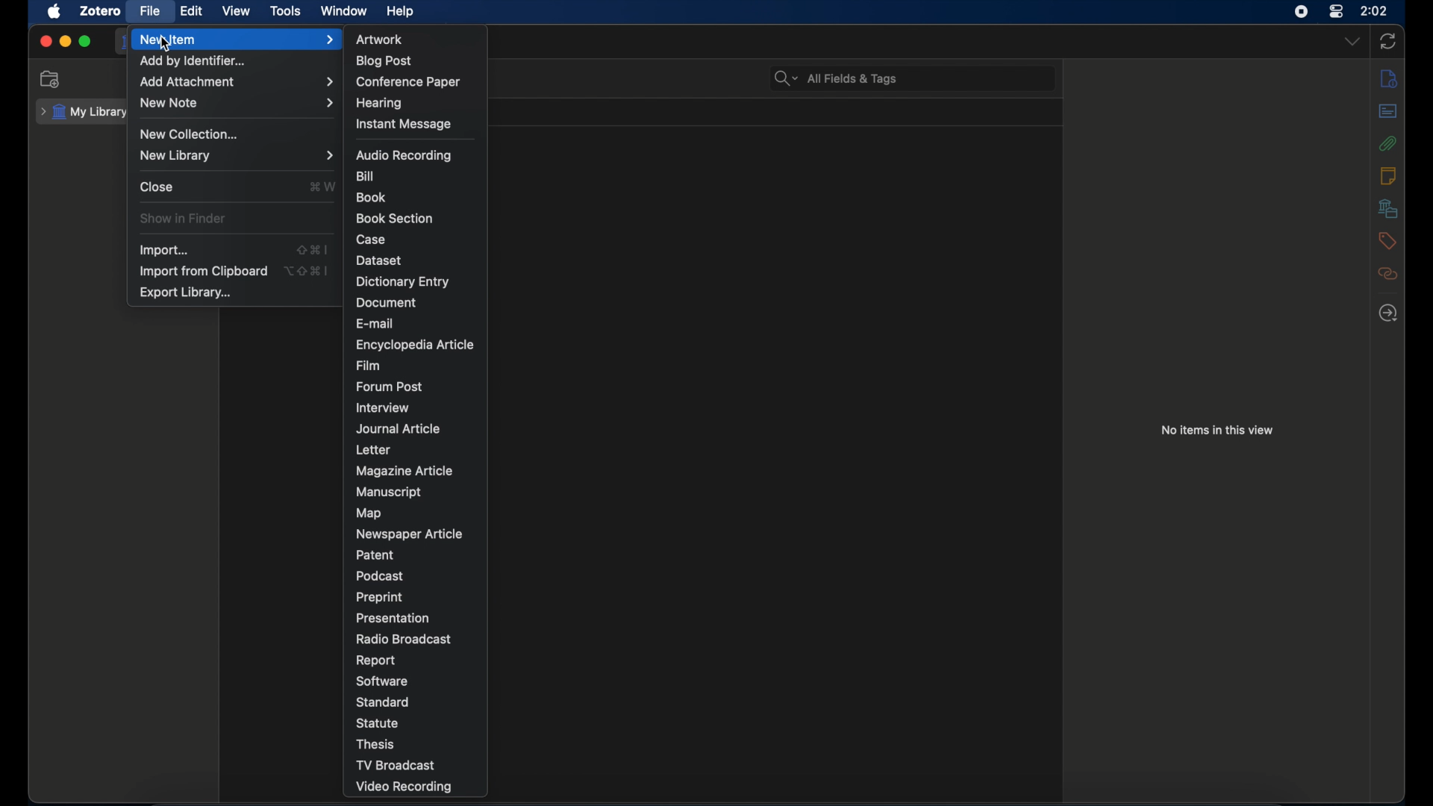  Describe the element at coordinates (396, 765) in the screenshot. I see `tv broadcast` at that location.